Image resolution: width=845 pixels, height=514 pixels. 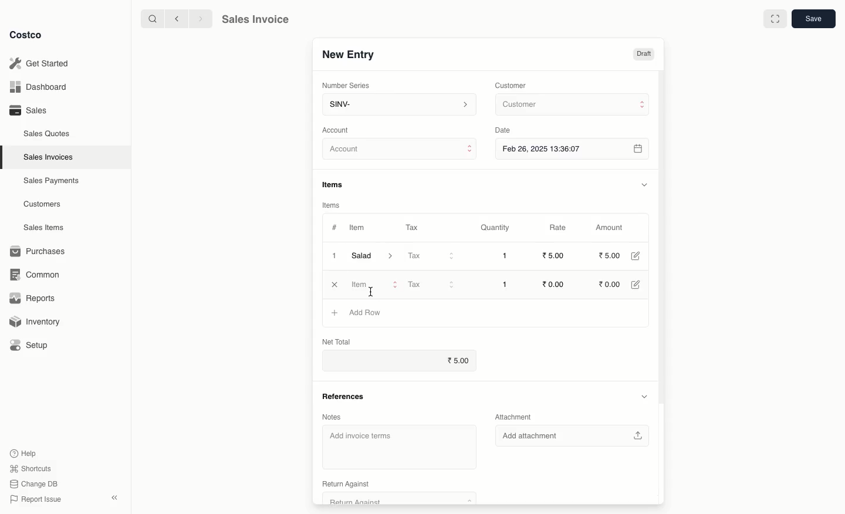 What do you see at coordinates (399, 445) in the screenshot?
I see `‘Add invoice terms` at bounding box center [399, 445].